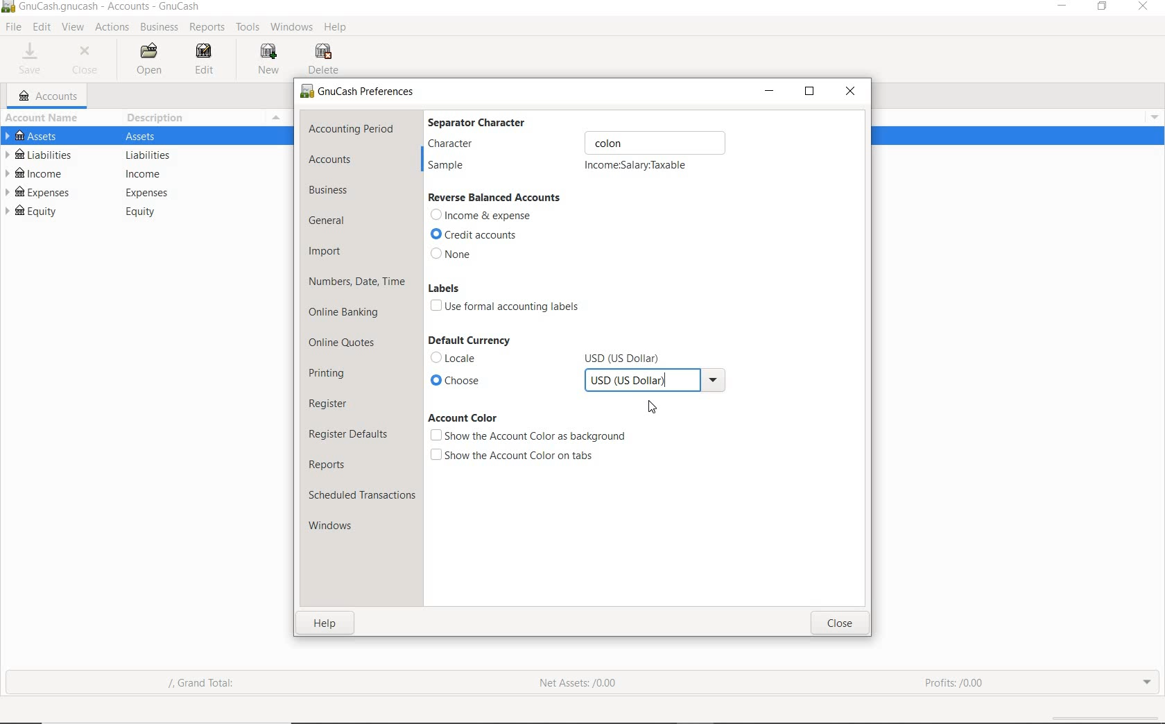 The image size is (1165, 724). I want to click on net assets, so click(576, 682).